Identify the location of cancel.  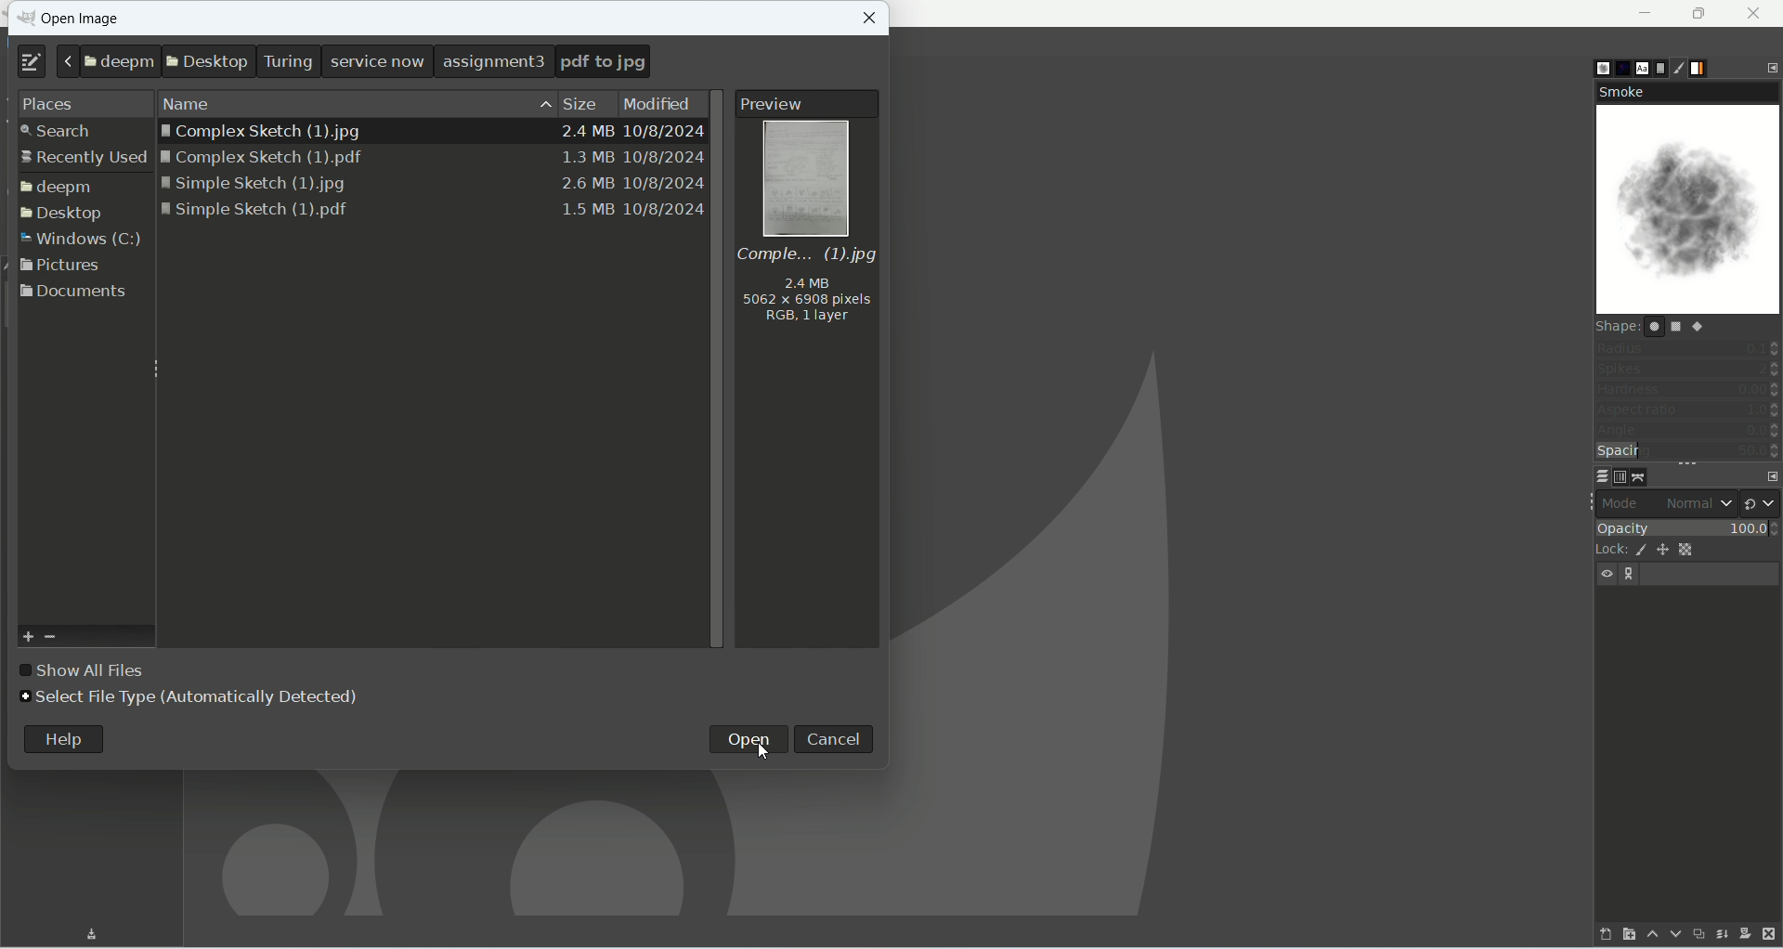
(834, 739).